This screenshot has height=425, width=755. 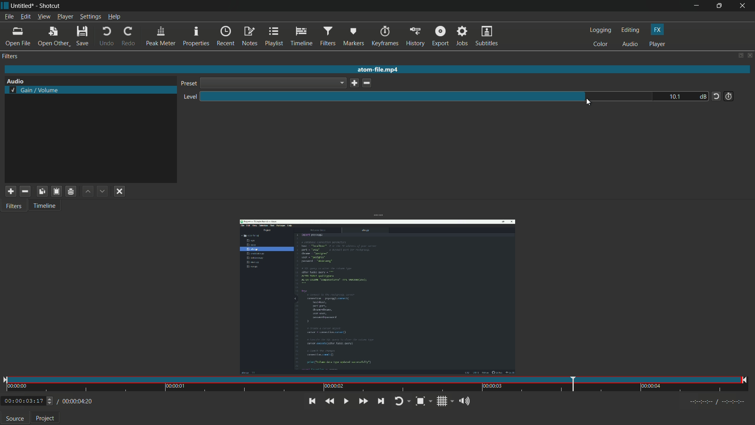 I want to click on markers, so click(x=353, y=37).